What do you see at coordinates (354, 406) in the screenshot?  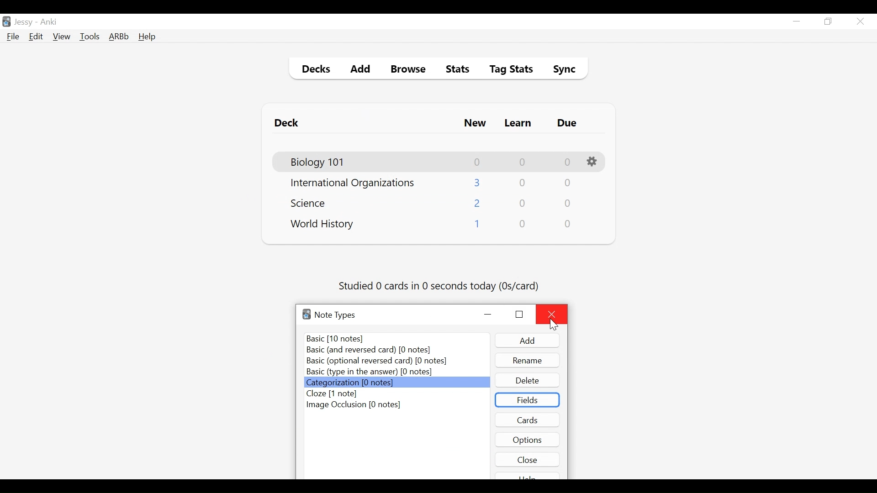 I see `Image Occlusion` at bounding box center [354, 406].